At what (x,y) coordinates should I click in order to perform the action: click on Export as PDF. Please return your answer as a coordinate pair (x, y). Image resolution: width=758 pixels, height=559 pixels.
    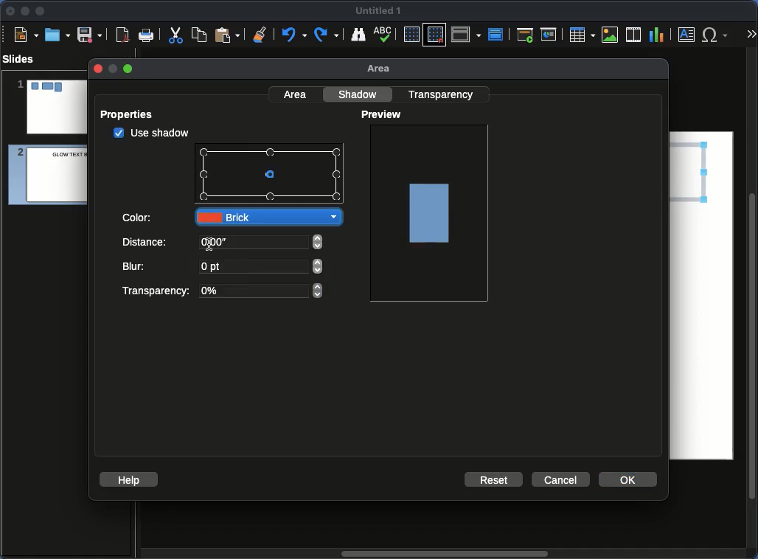
    Looking at the image, I should click on (122, 35).